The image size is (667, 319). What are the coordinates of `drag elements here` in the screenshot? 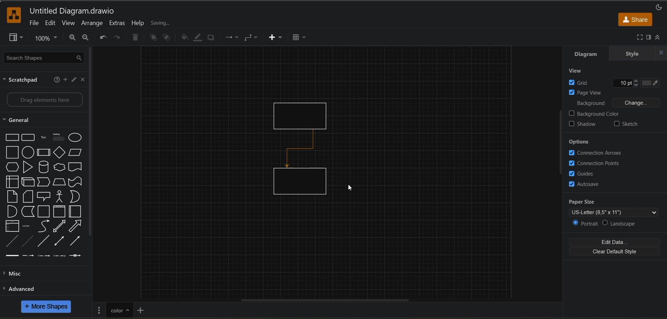 It's located at (47, 100).